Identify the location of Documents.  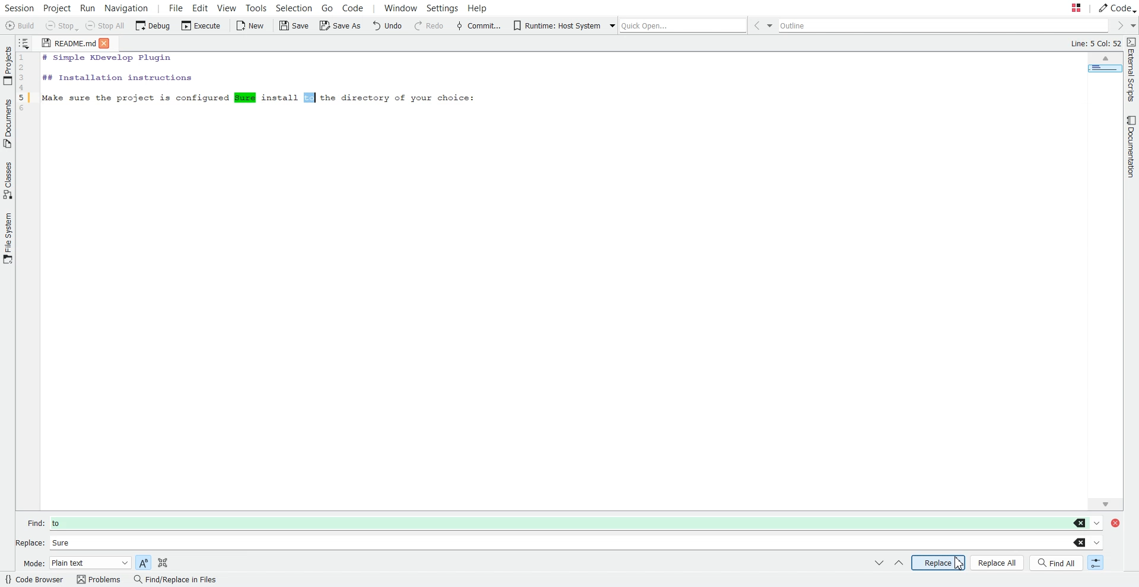
(7, 123).